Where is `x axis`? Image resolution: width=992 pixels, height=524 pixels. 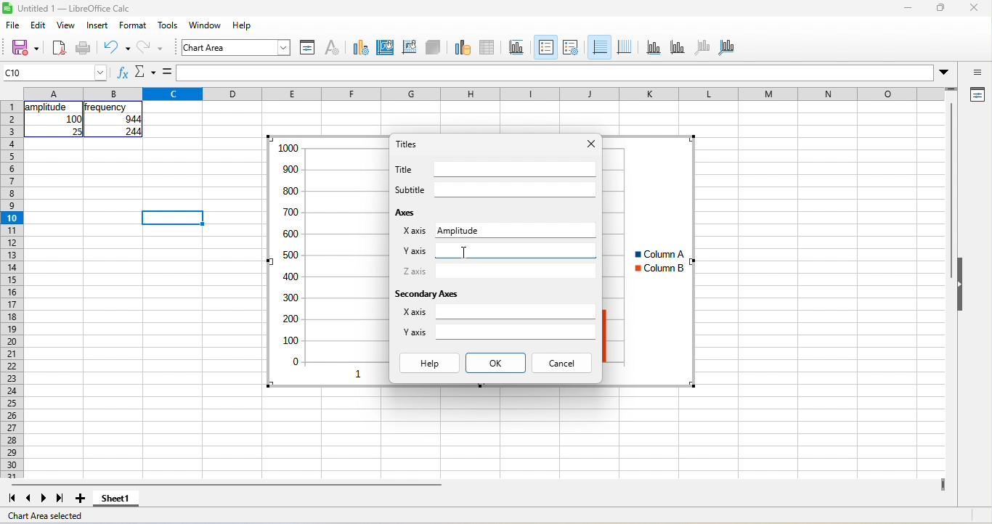
x axis is located at coordinates (654, 48).